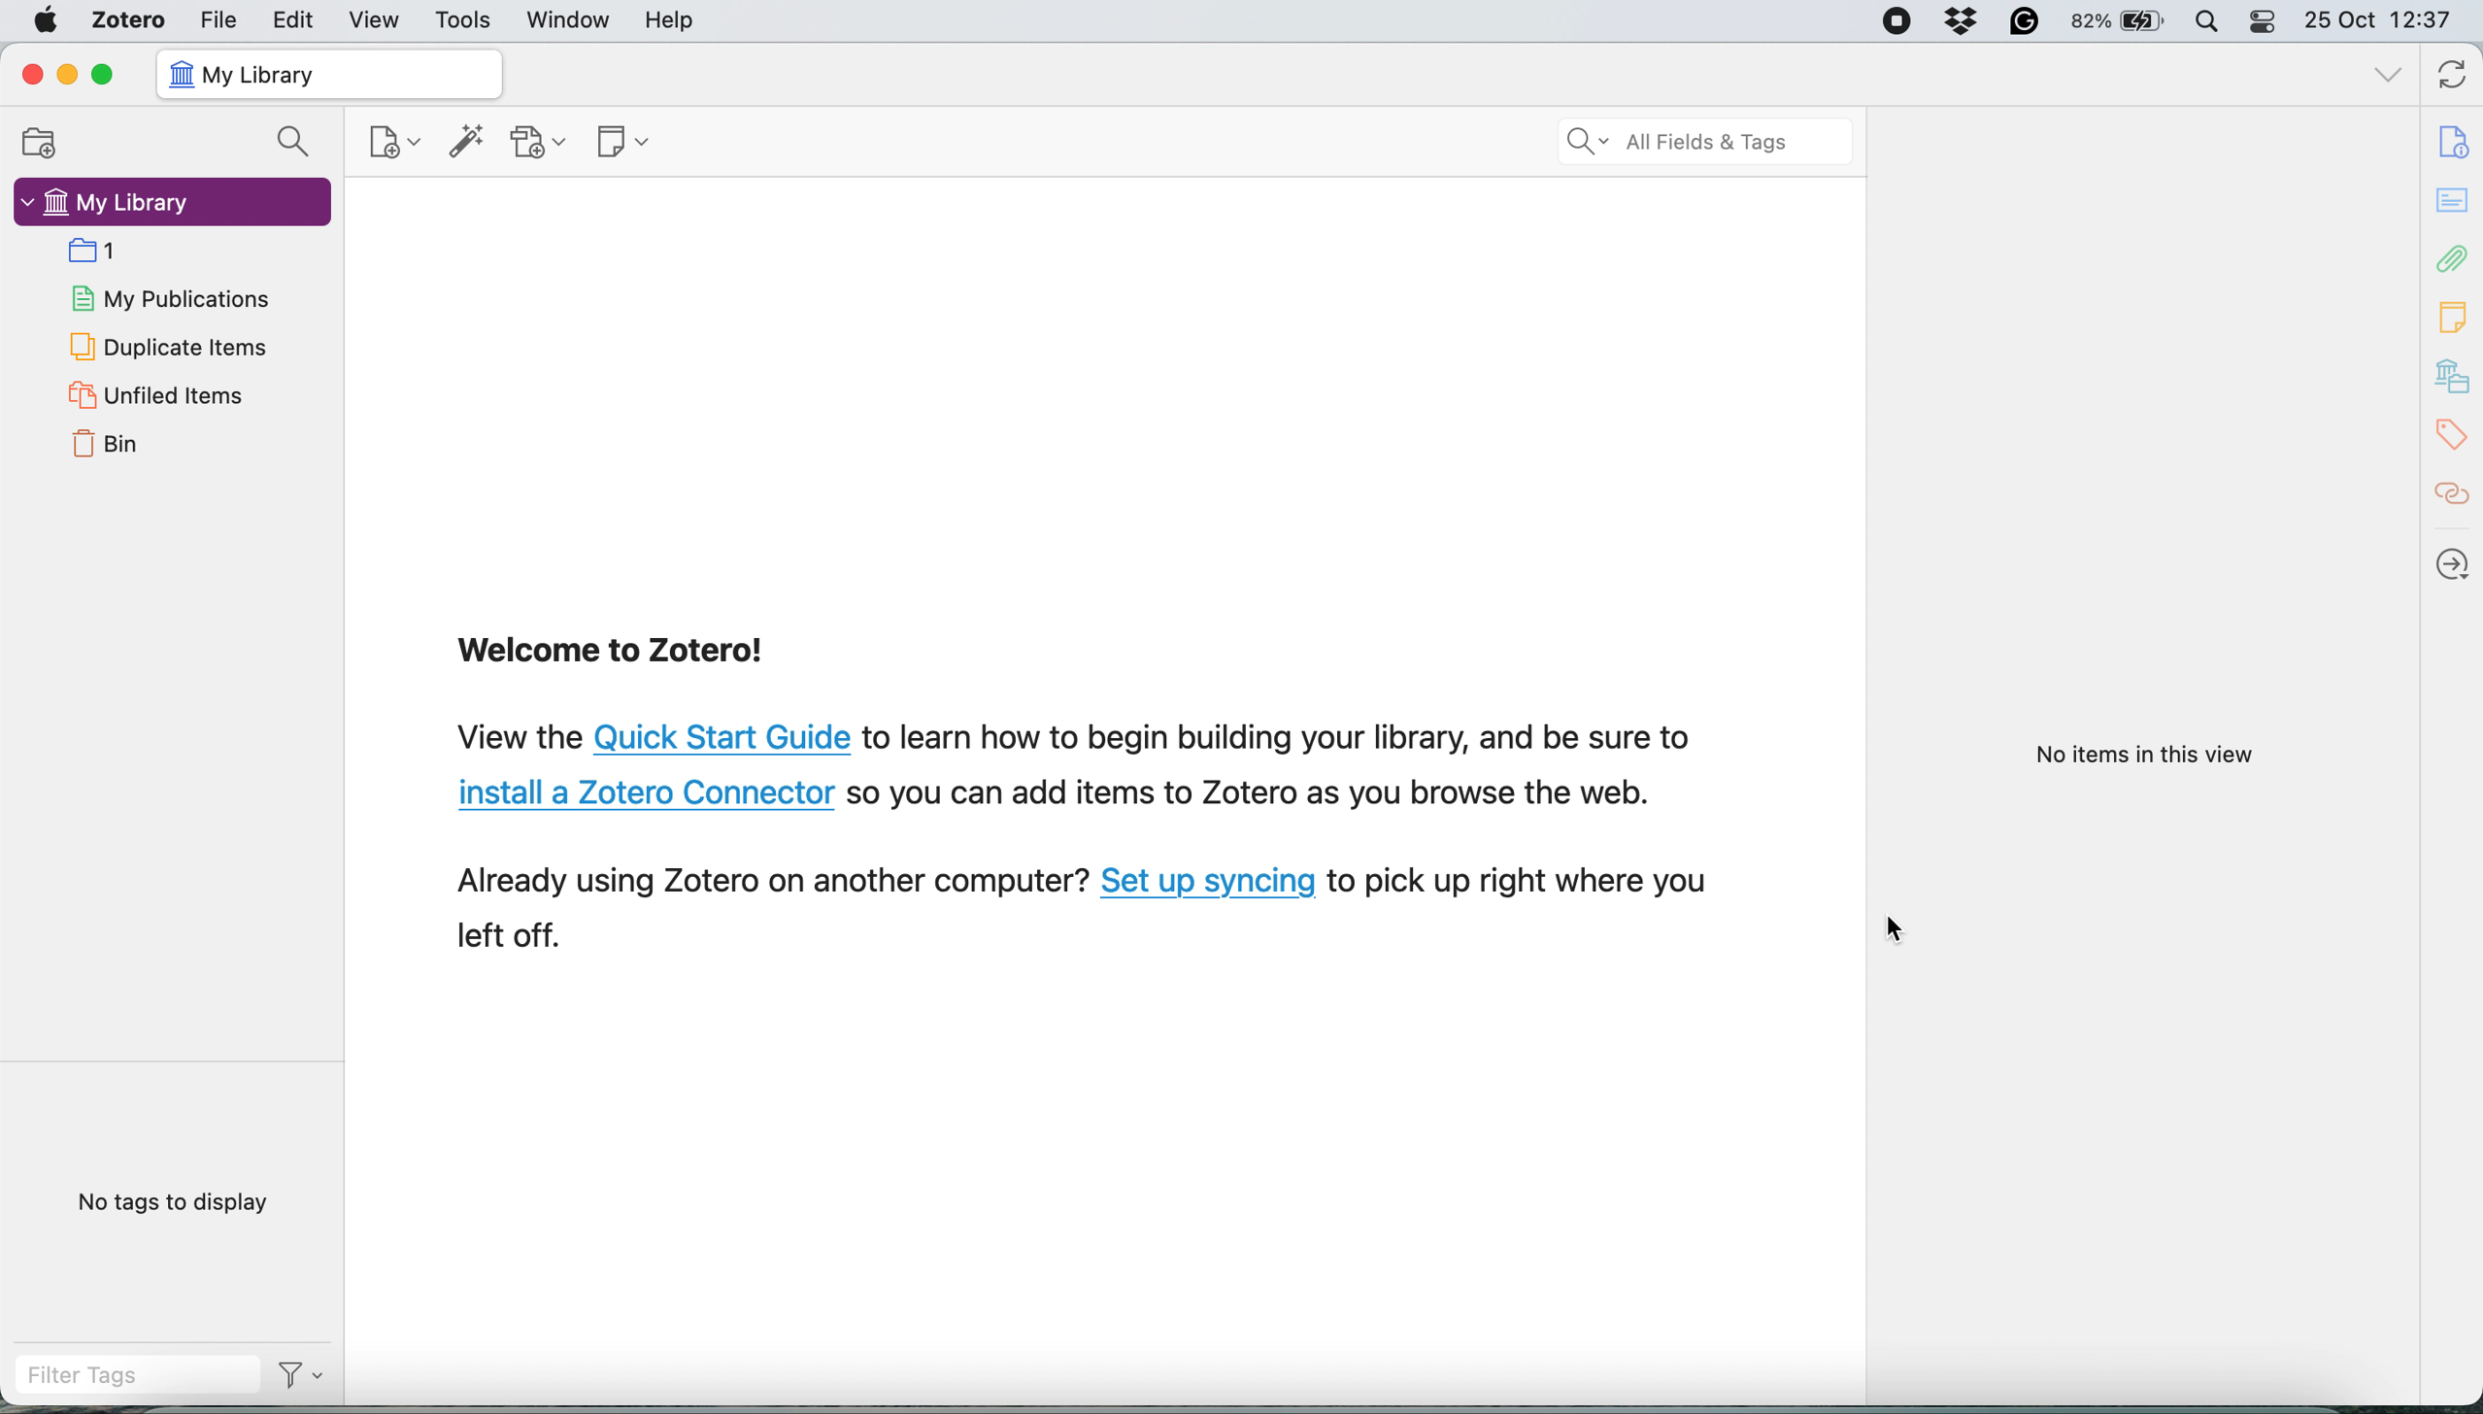 The image size is (2483, 1414). Describe the element at coordinates (469, 143) in the screenshot. I see `add item by identifier` at that location.